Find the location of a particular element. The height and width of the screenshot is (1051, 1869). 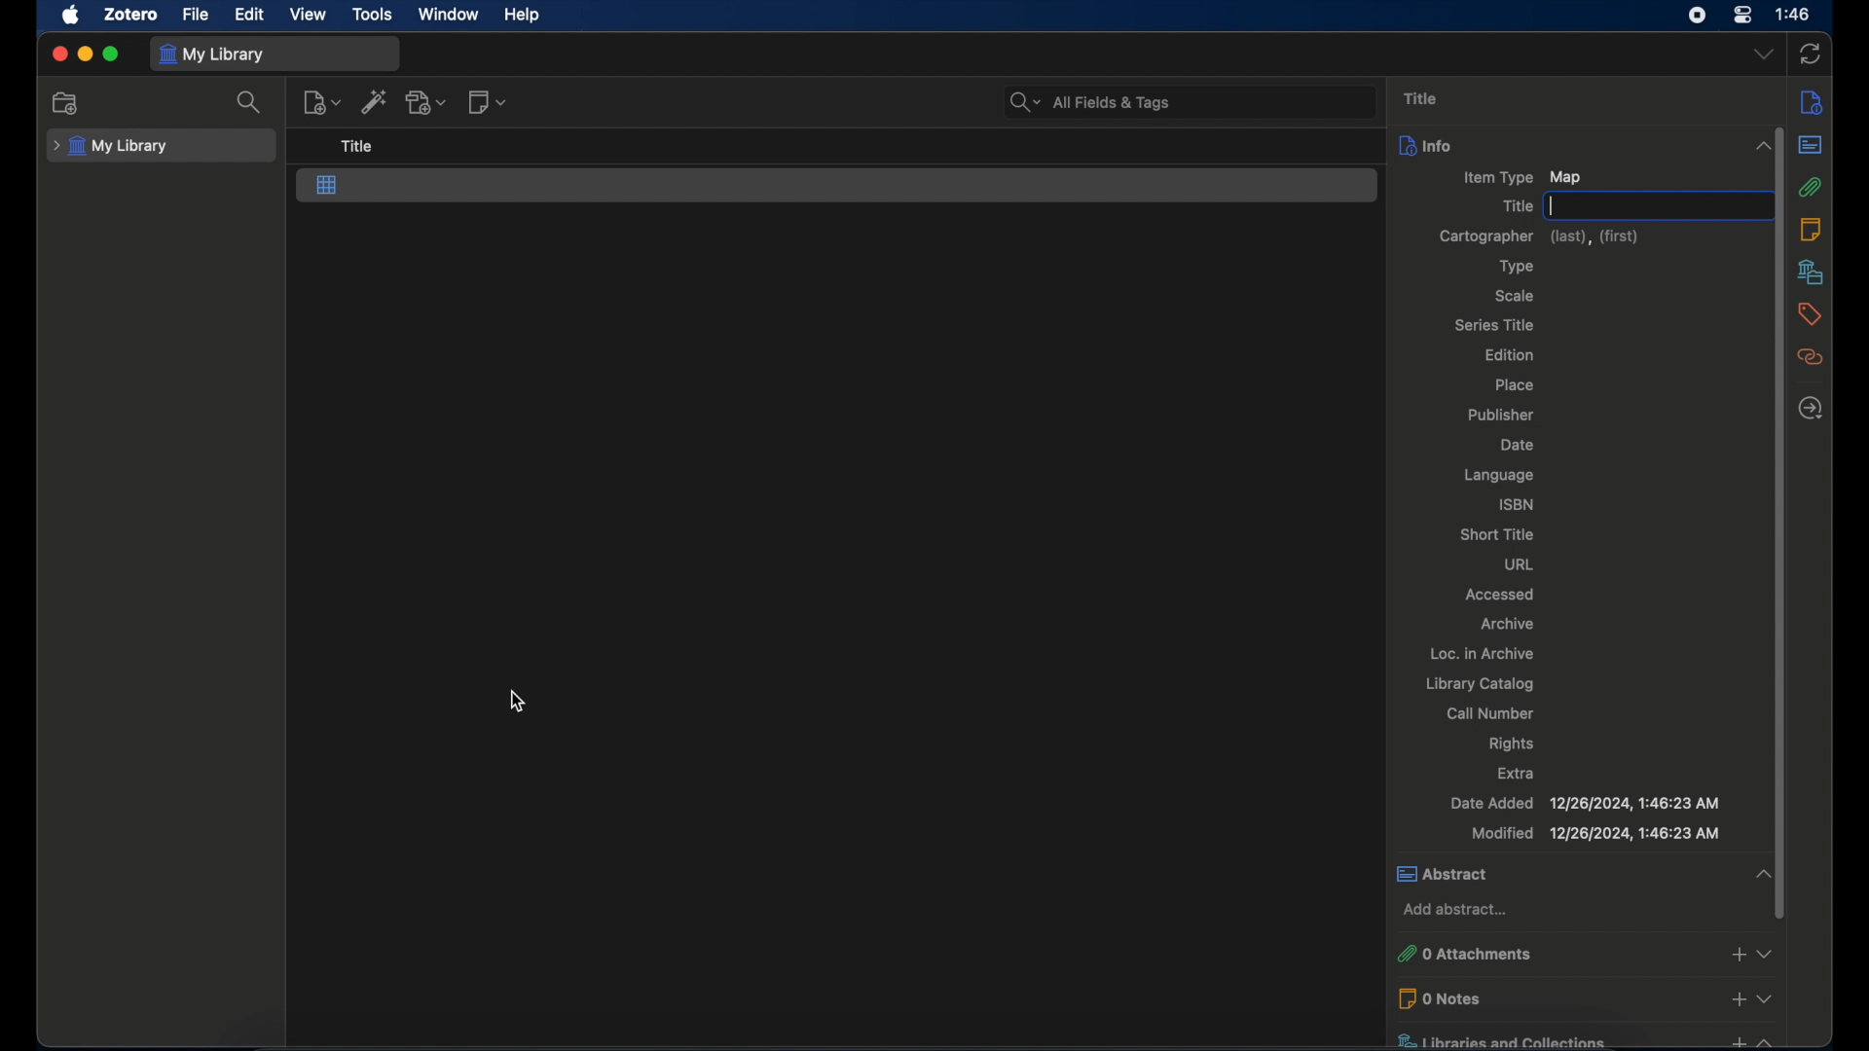

title is located at coordinates (358, 146).